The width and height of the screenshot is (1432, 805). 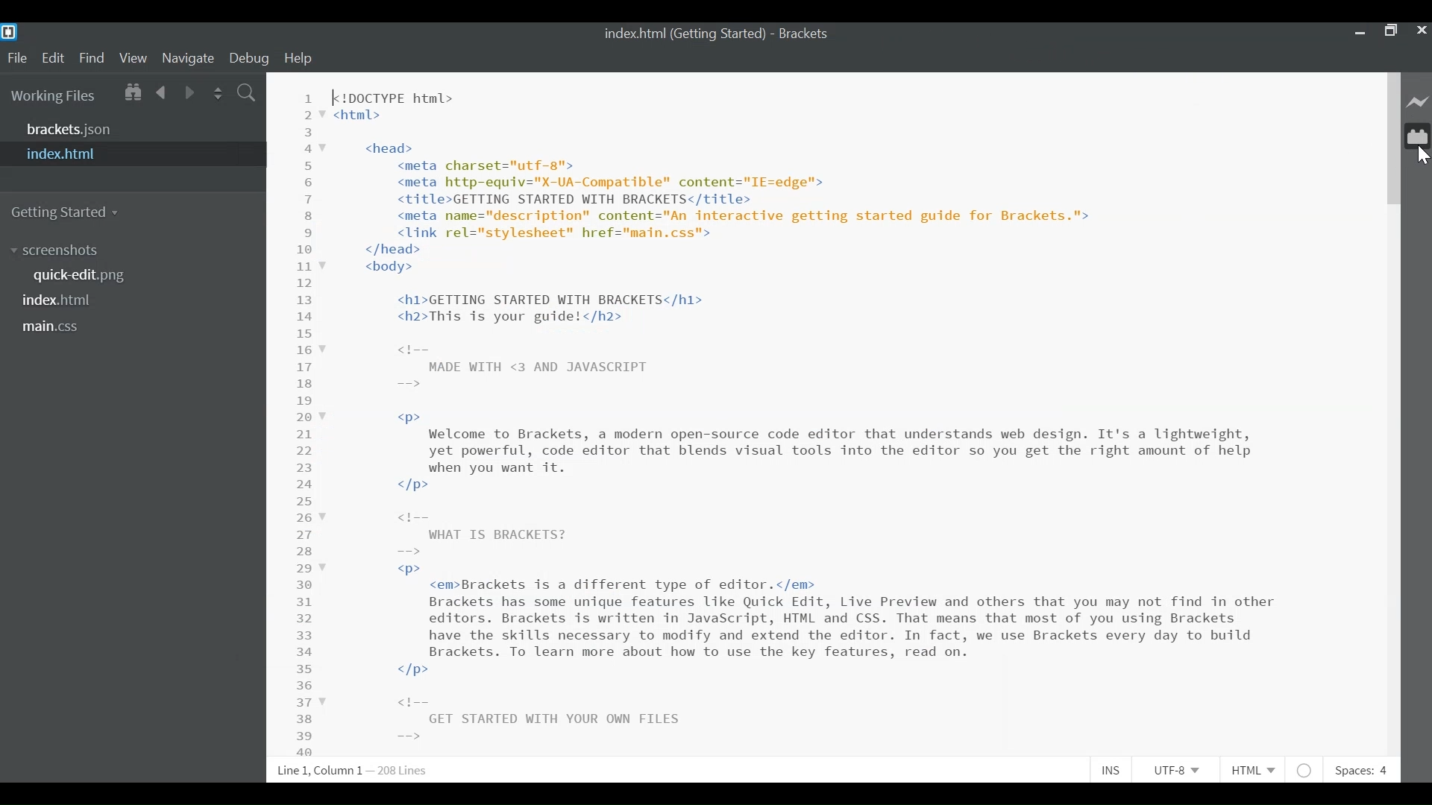 What do you see at coordinates (133, 59) in the screenshot?
I see `View` at bounding box center [133, 59].